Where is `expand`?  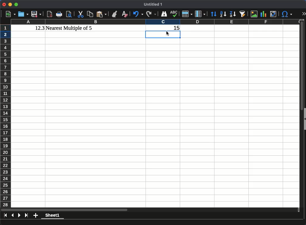 expand is located at coordinates (304, 13).